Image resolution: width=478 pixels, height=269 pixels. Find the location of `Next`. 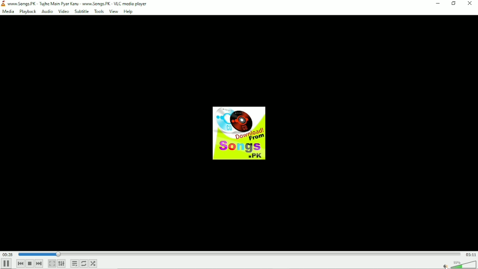

Next is located at coordinates (39, 264).